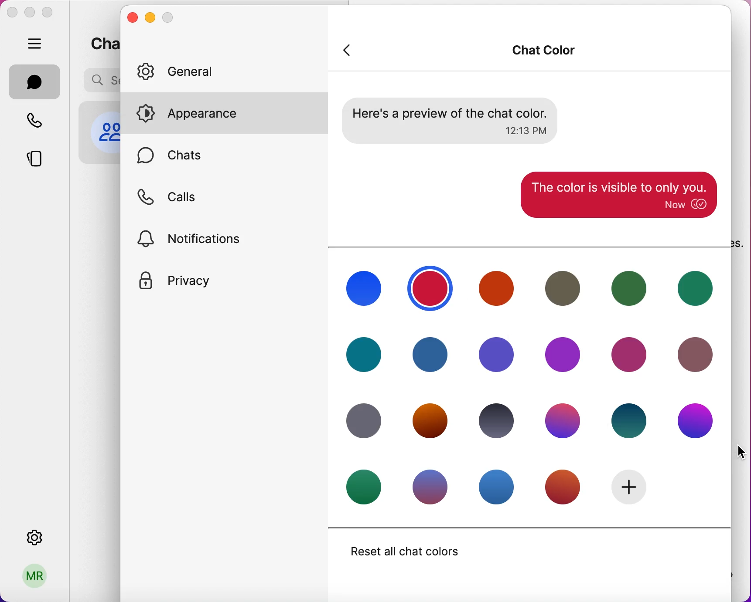  Describe the element at coordinates (398, 556) in the screenshot. I see `reset all chat colors` at that location.